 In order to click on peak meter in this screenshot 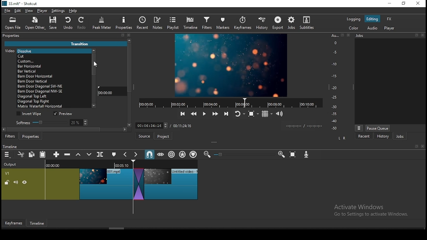, I will do `click(102, 23)`.